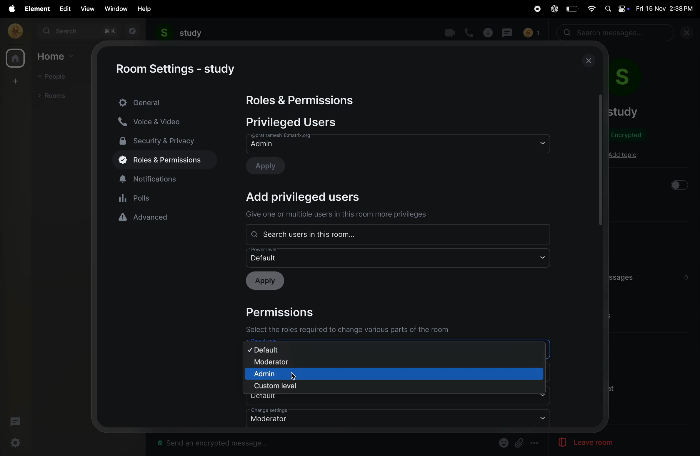  What do you see at coordinates (399, 257) in the screenshot?
I see `Default` at bounding box center [399, 257].